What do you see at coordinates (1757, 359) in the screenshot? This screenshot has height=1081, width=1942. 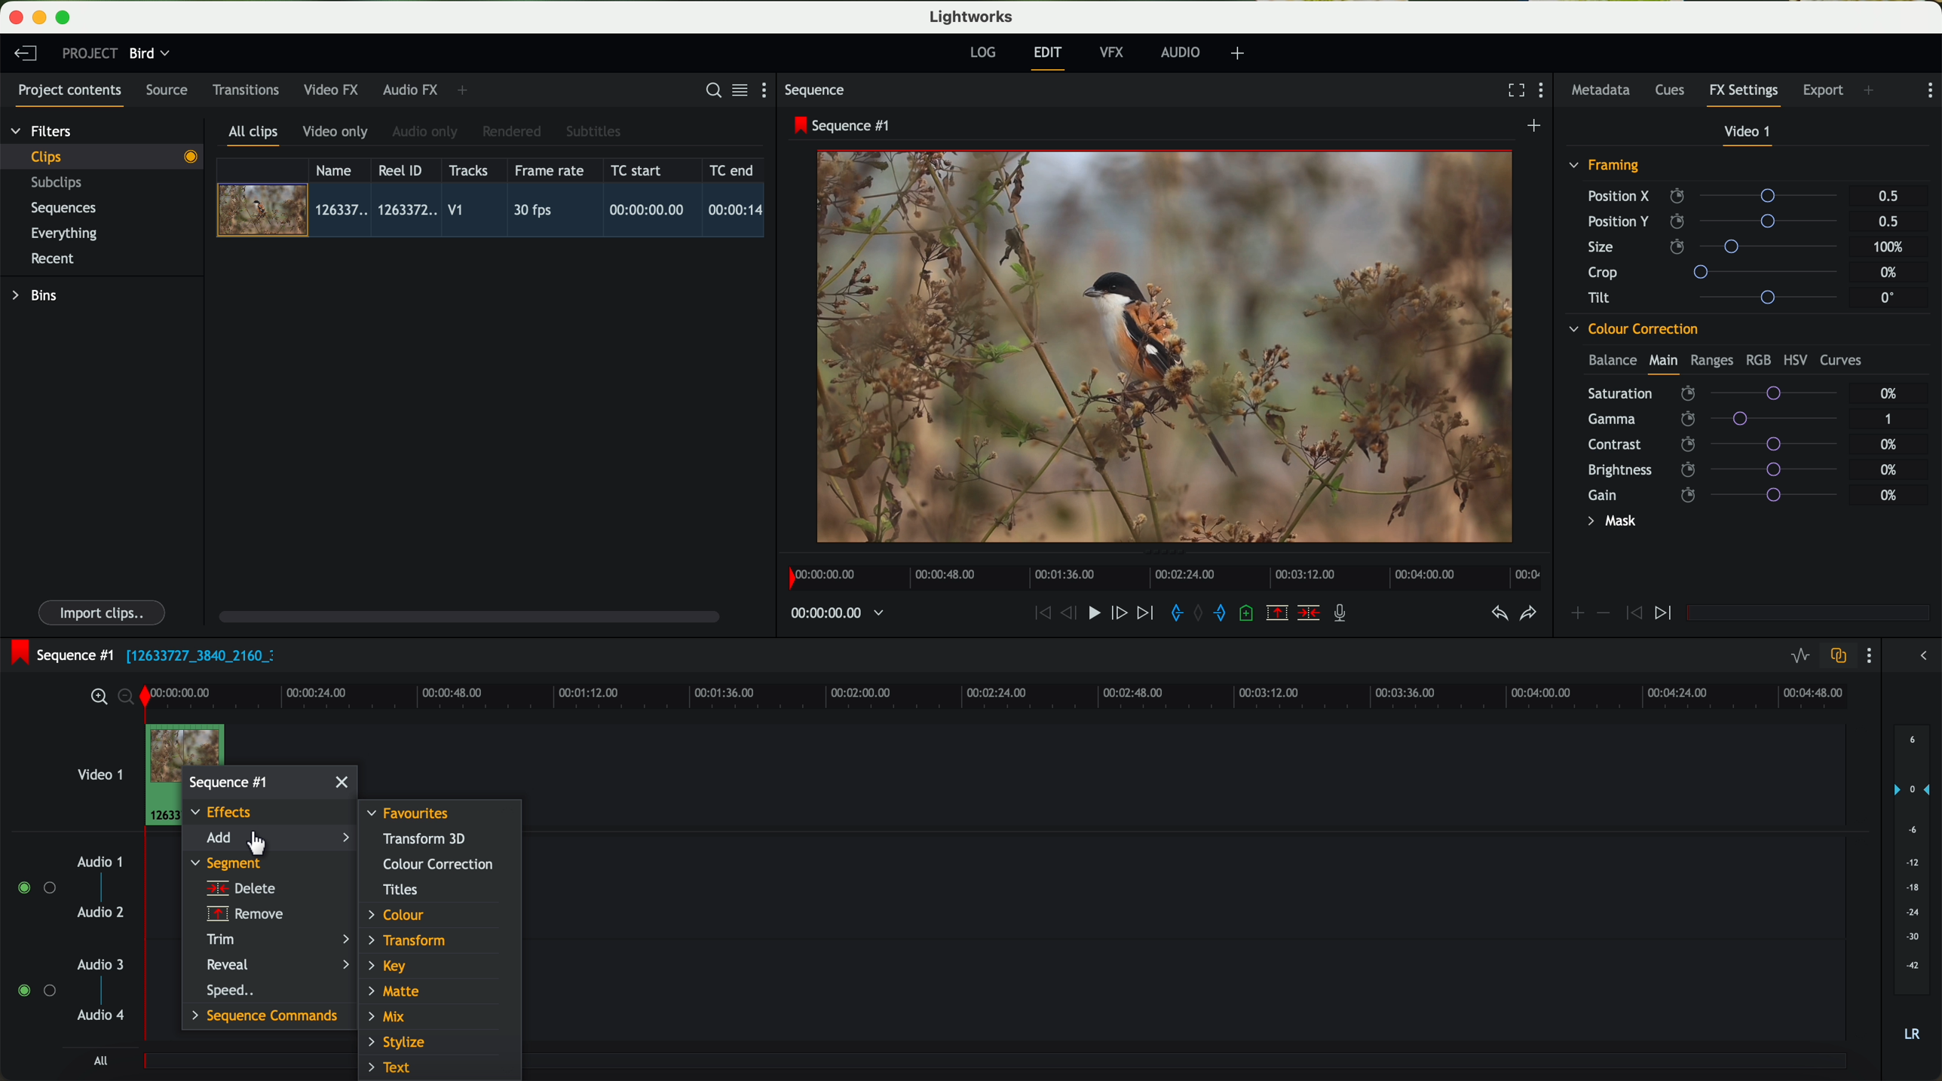 I see `RGB` at bounding box center [1757, 359].